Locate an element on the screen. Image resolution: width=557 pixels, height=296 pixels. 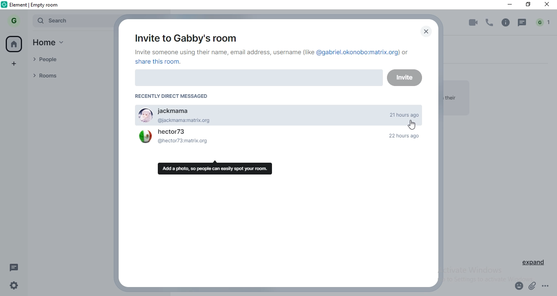
people is located at coordinates (66, 60).